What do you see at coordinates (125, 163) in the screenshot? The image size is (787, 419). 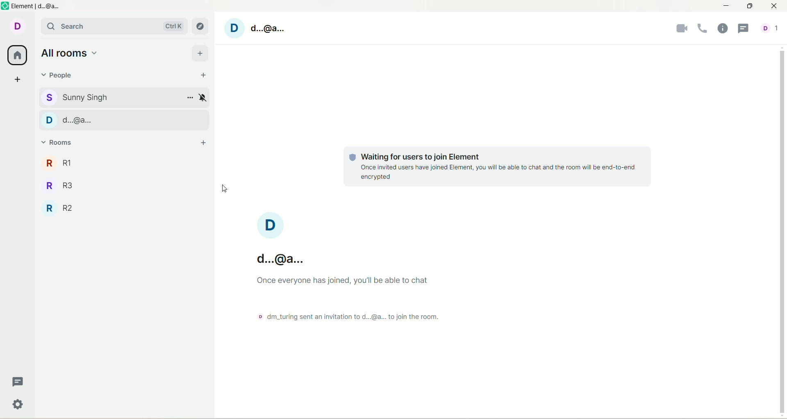 I see `R1` at bounding box center [125, 163].